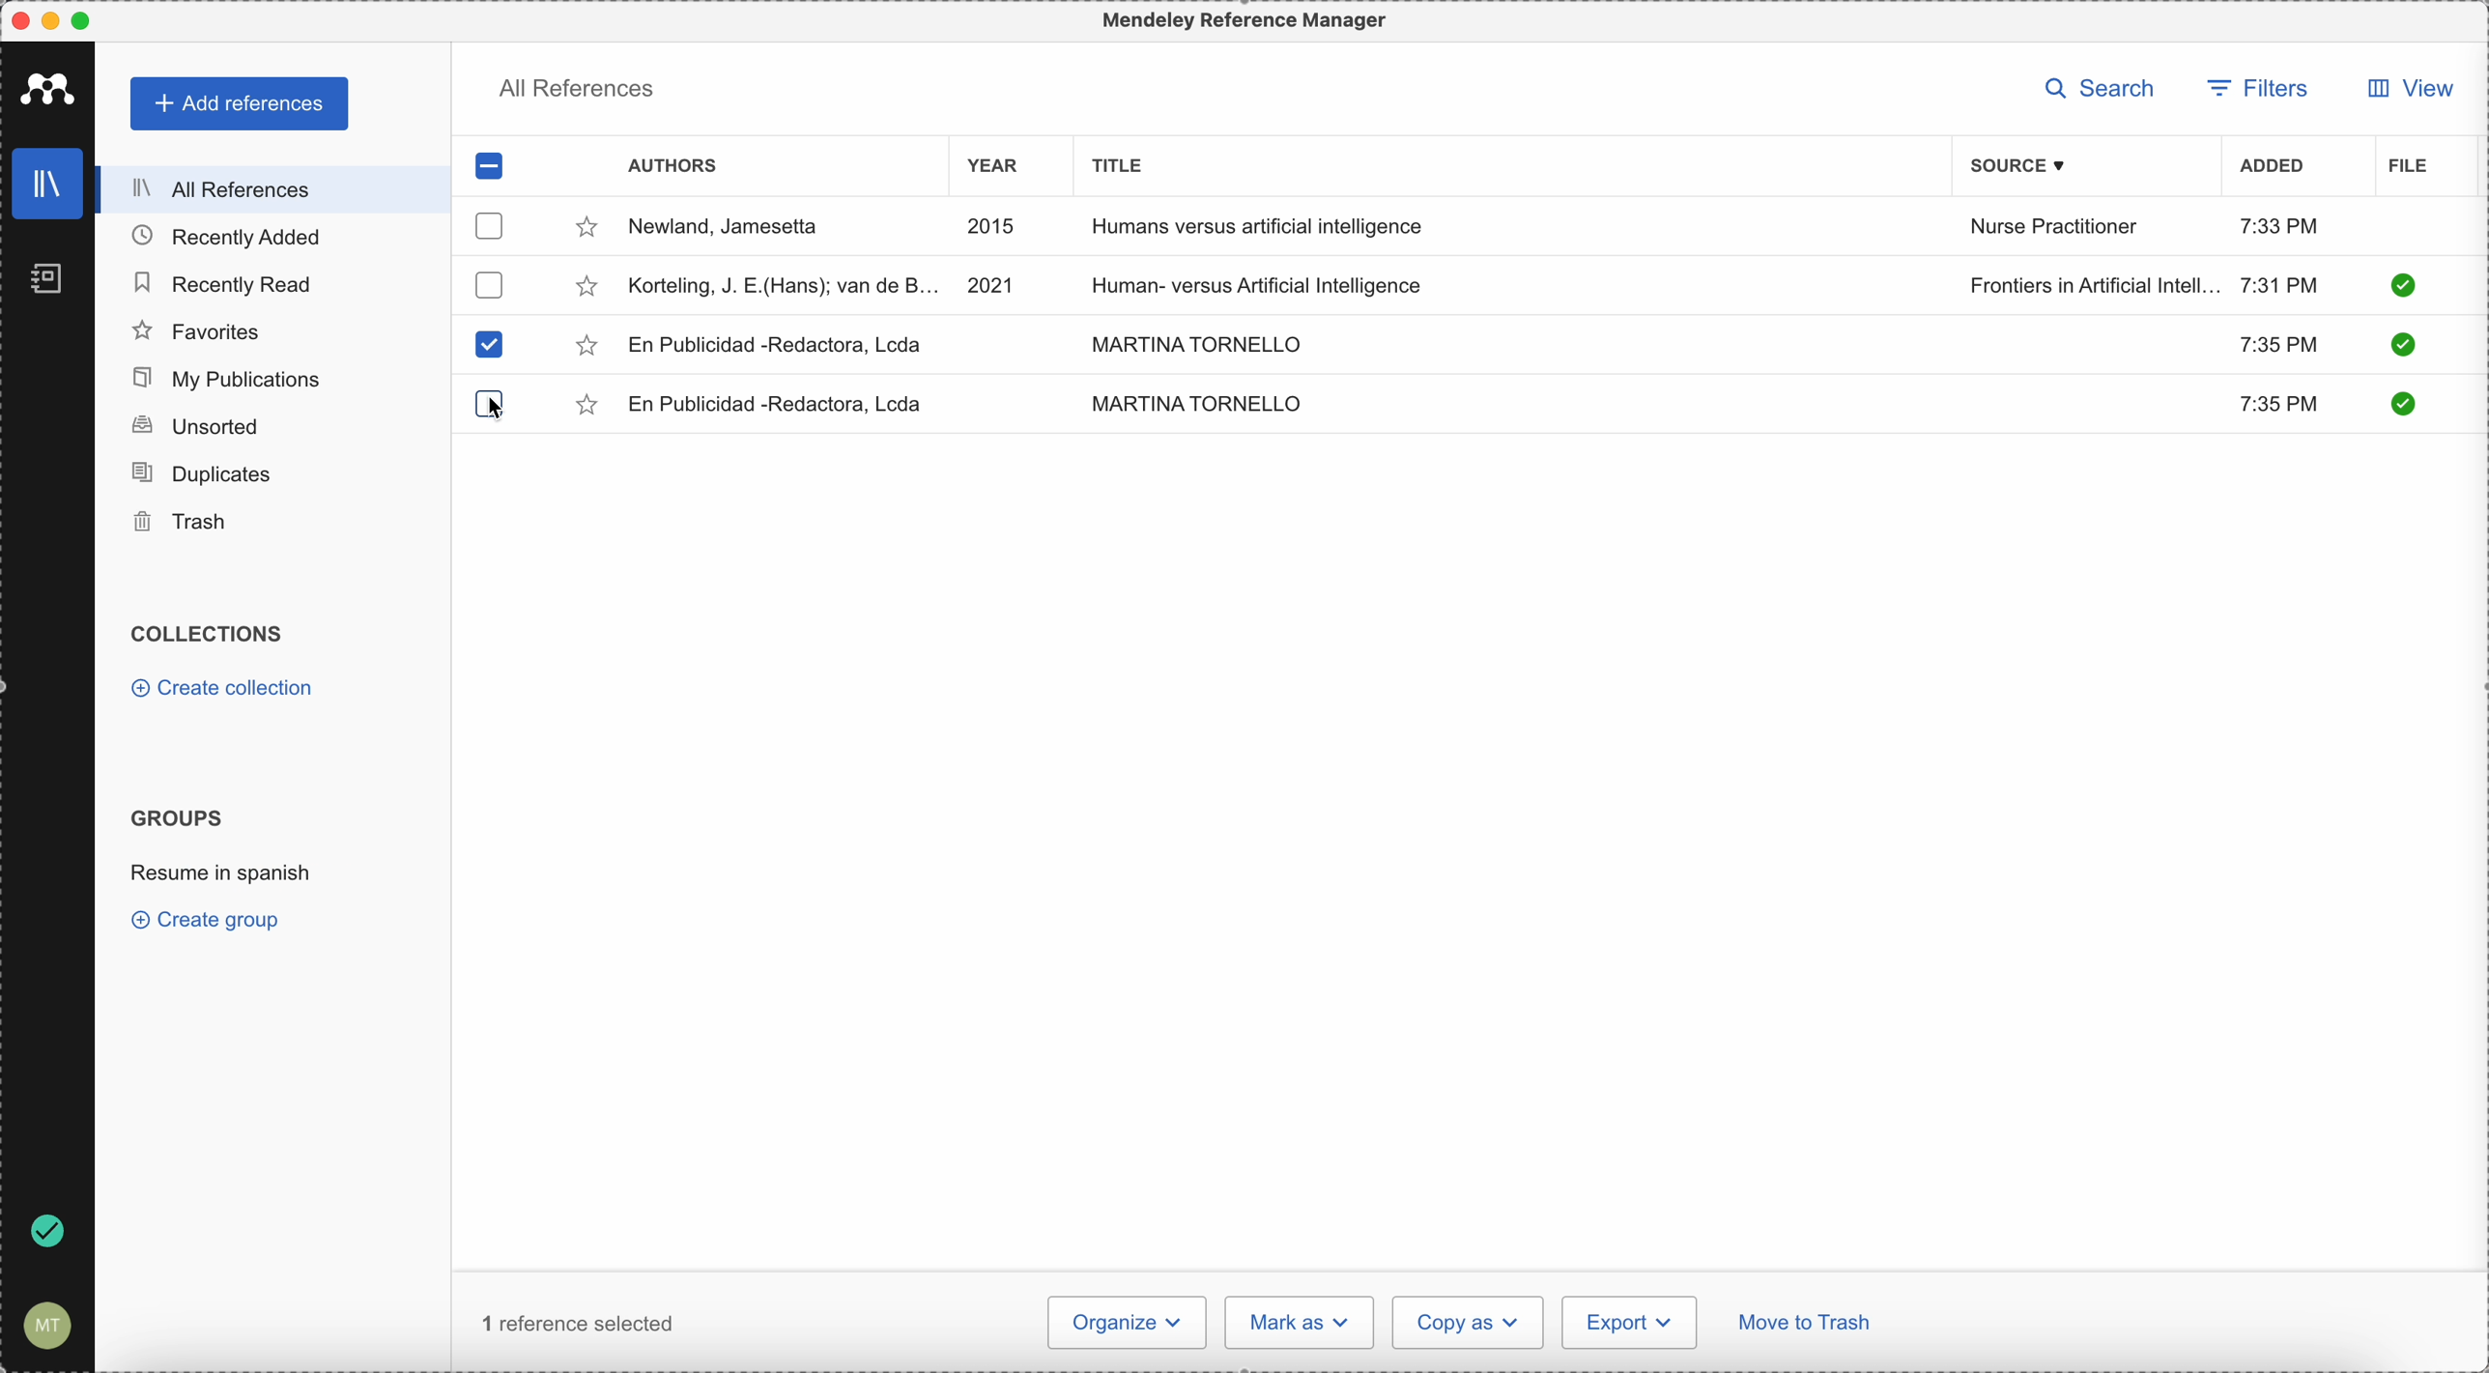  Describe the element at coordinates (576, 93) in the screenshot. I see `all references` at that location.